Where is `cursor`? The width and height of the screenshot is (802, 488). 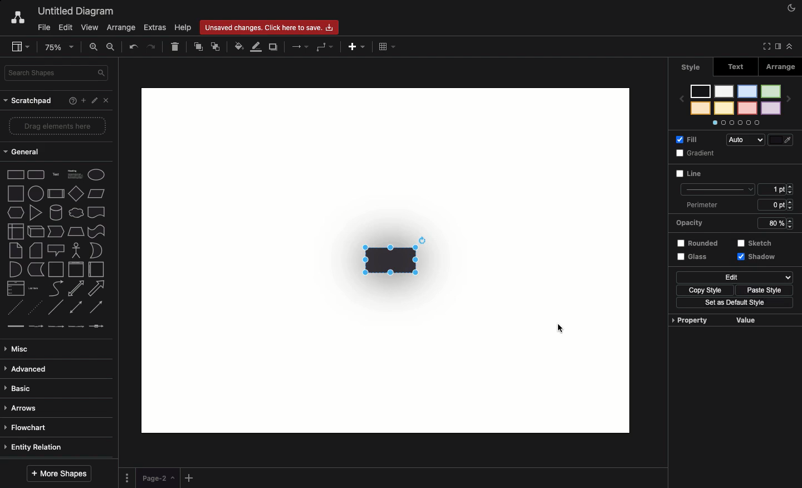 cursor is located at coordinates (559, 330).